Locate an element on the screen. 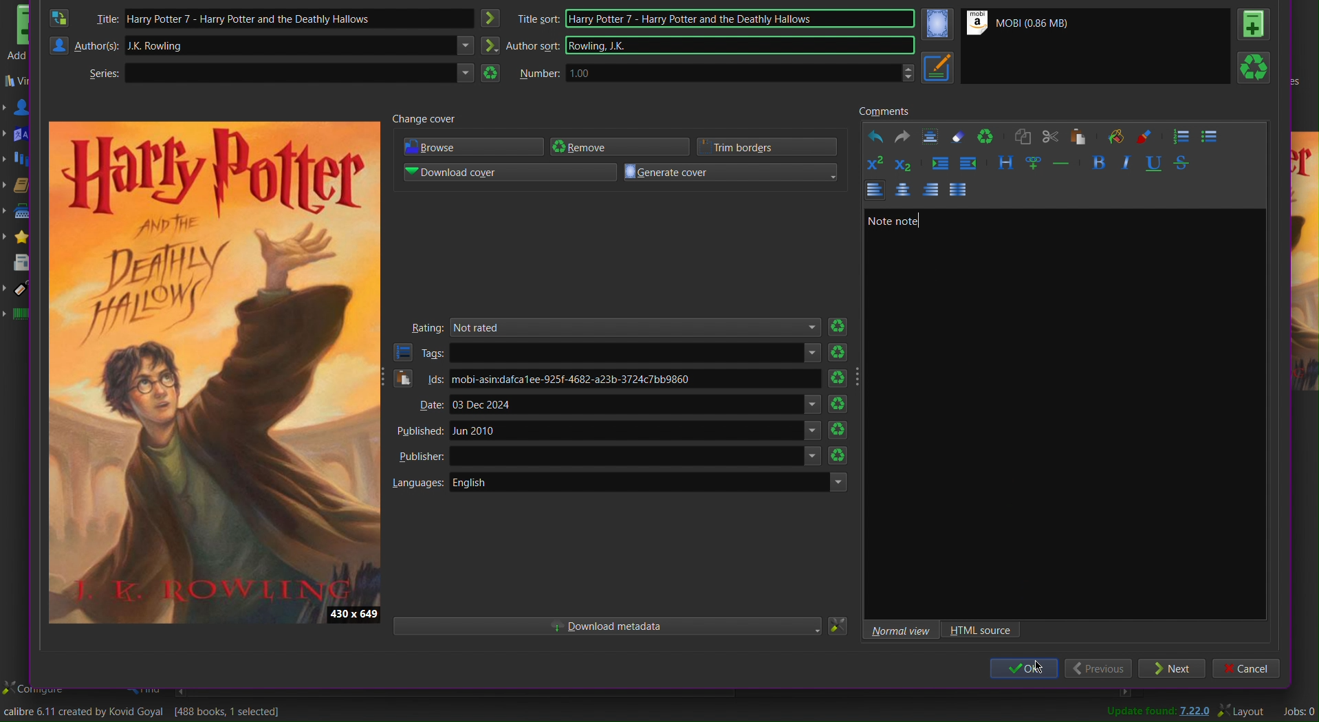 This screenshot has width=1319, height=722. Languages is located at coordinates (20, 134).